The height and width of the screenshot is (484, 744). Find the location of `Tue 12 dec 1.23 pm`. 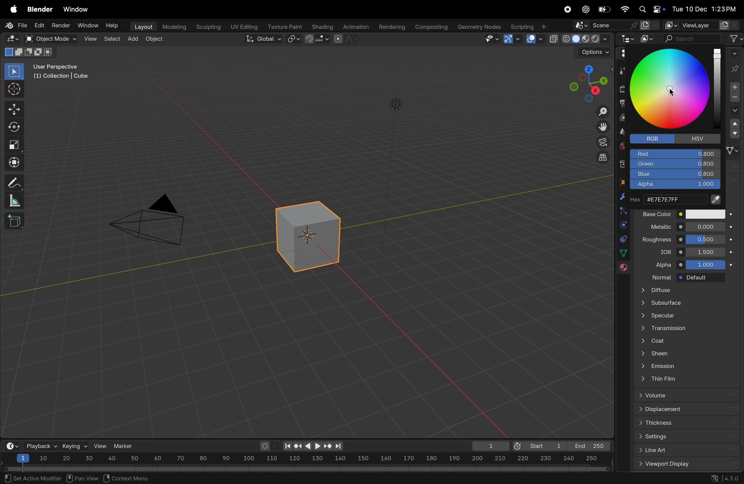

Tue 12 dec 1.23 pm is located at coordinates (703, 9).